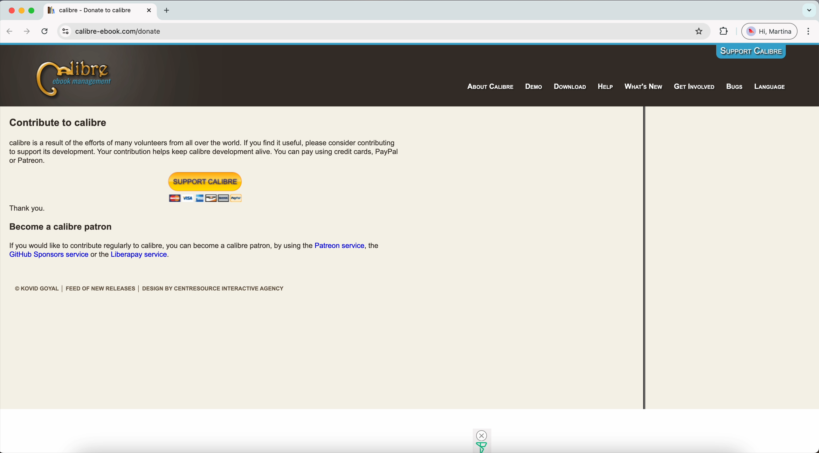  What do you see at coordinates (607, 86) in the screenshot?
I see `help` at bounding box center [607, 86].